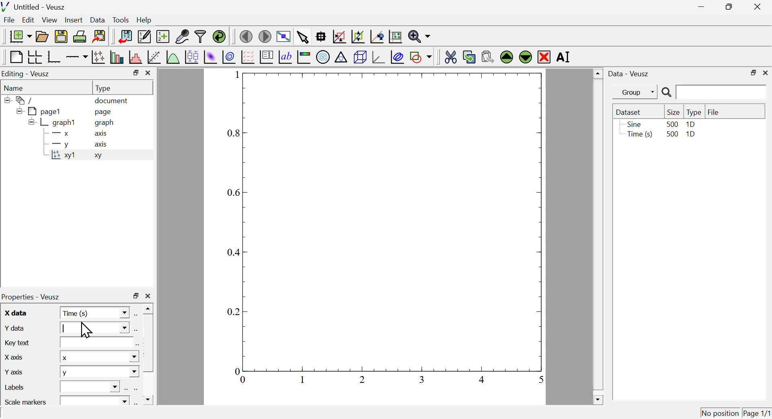 This screenshot has height=419, width=772. Describe the element at coordinates (77, 57) in the screenshot. I see `add an axis to the plot` at that location.